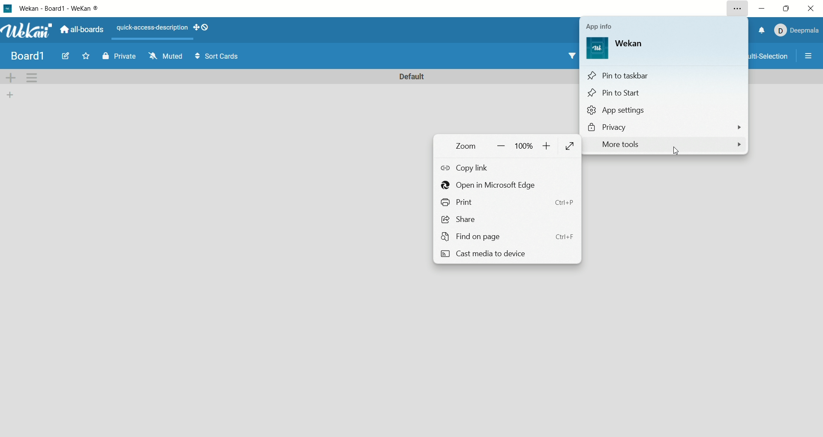 This screenshot has width=823, height=437. Describe the element at coordinates (572, 148) in the screenshot. I see `fit to screen` at that location.